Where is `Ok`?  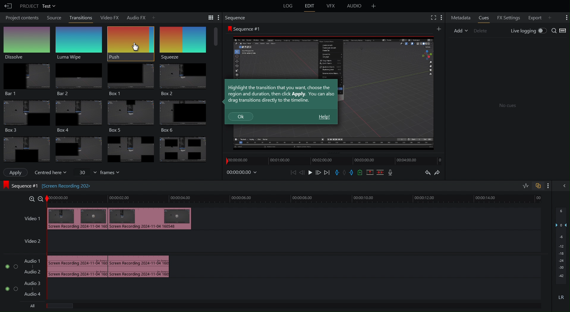
Ok is located at coordinates (241, 117).